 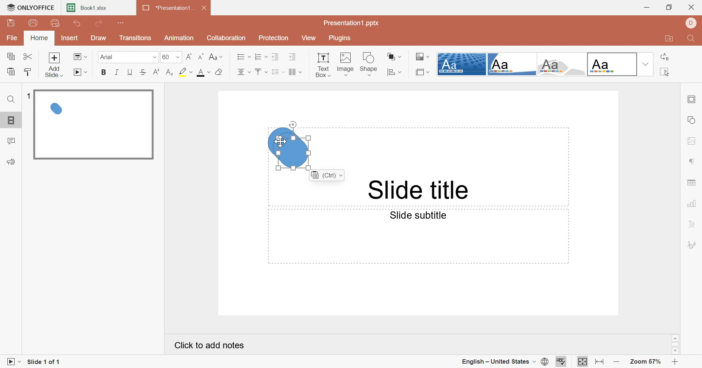 I want to click on Save, so click(x=10, y=23).